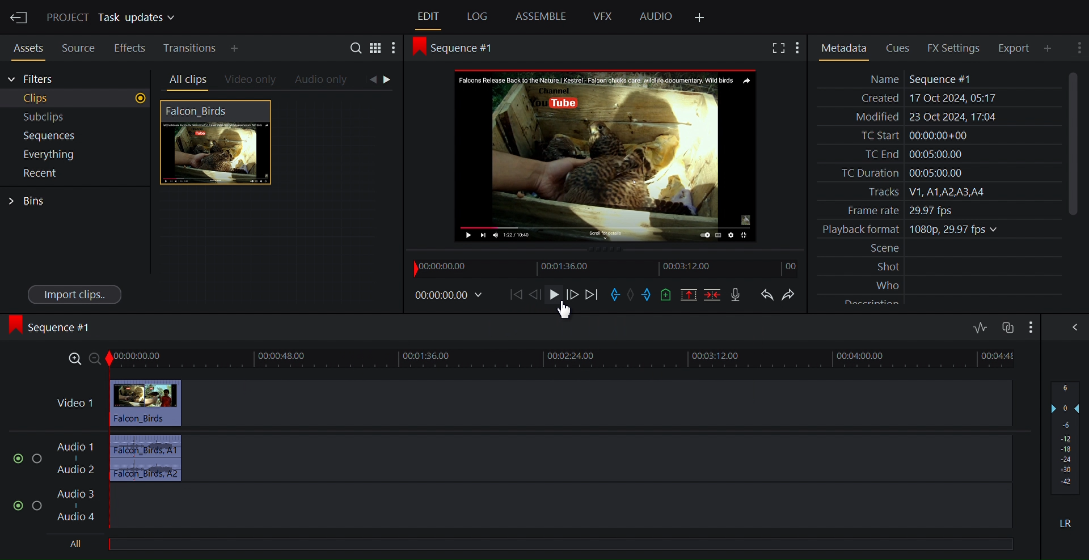 Image resolution: width=1089 pixels, height=560 pixels. What do you see at coordinates (39, 460) in the screenshot?
I see `Solo thistrack` at bounding box center [39, 460].